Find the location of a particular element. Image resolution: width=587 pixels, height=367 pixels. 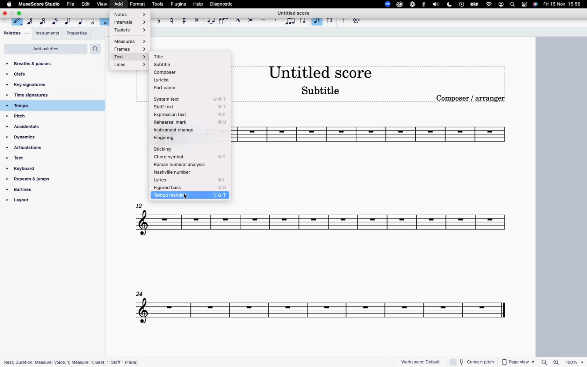

rehearsal mark is located at coordinates (191, 122).